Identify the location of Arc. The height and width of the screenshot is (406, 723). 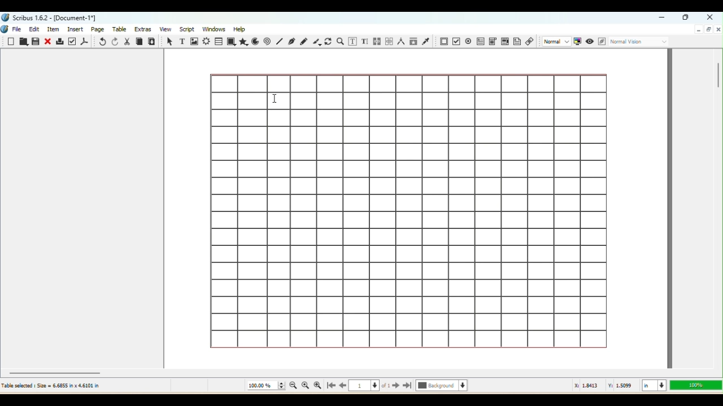
(256, 41).